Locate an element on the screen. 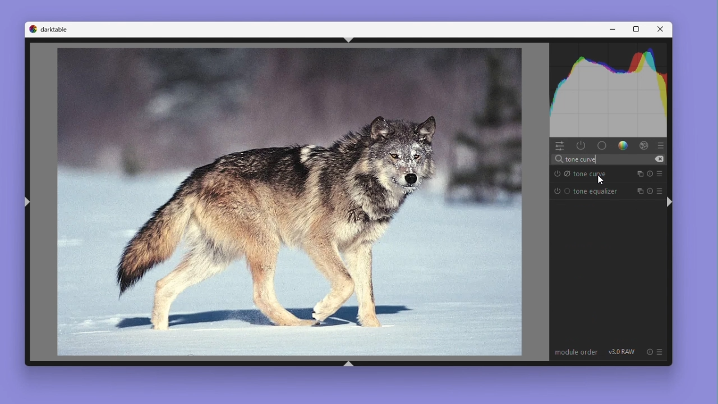 Image resolution: width=718 pixels, height=404 pixels. Dark table logo is located at coordinates (49, 29).